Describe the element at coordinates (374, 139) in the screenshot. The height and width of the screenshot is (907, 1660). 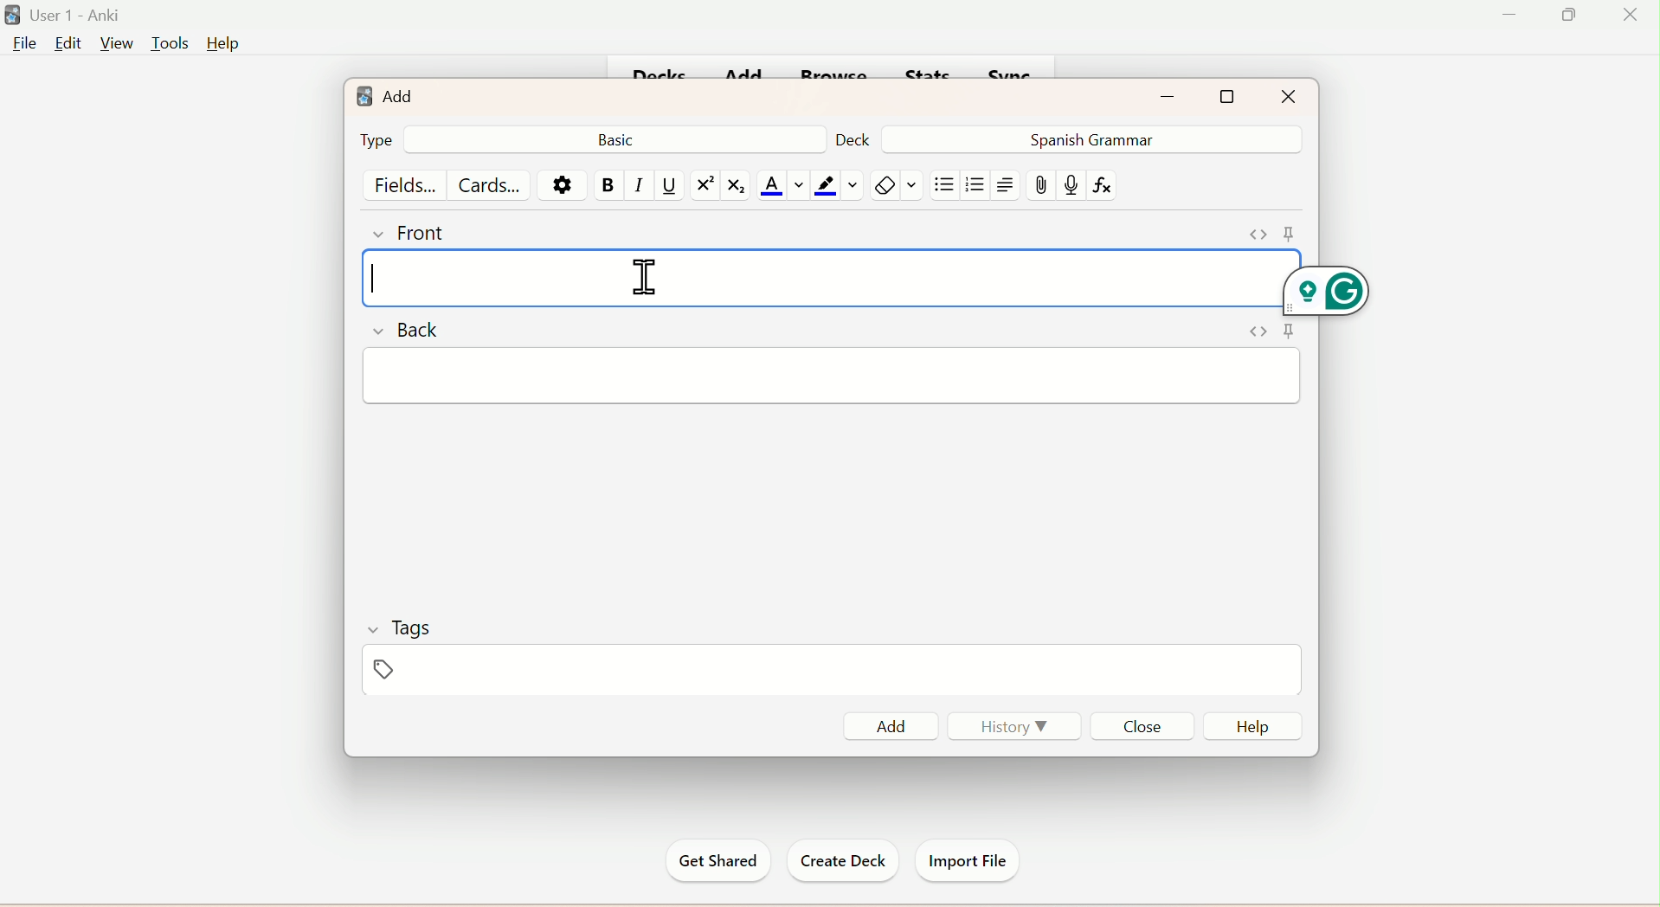
I see `Type` at that location.